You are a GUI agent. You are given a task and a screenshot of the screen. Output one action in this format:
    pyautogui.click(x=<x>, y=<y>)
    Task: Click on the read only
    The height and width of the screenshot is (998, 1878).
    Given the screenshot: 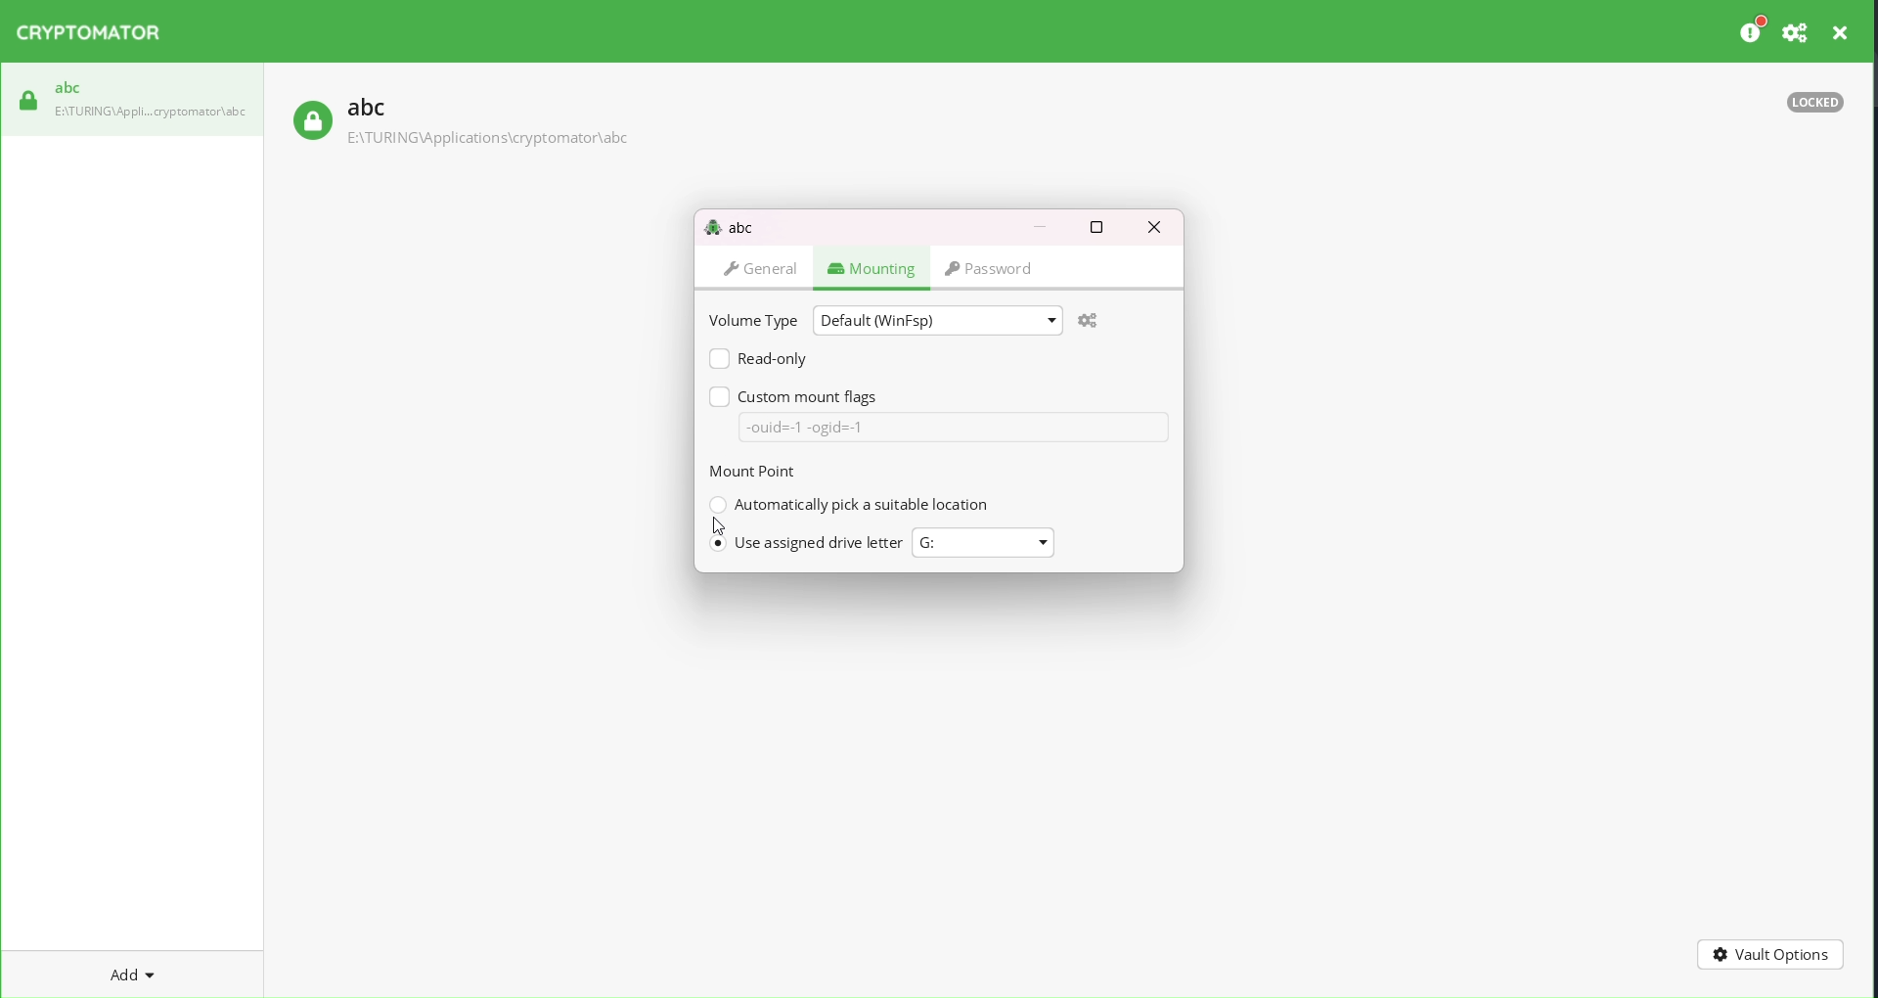 What is the action you would take?
    pyautogui.click(x=756, y=359)
    